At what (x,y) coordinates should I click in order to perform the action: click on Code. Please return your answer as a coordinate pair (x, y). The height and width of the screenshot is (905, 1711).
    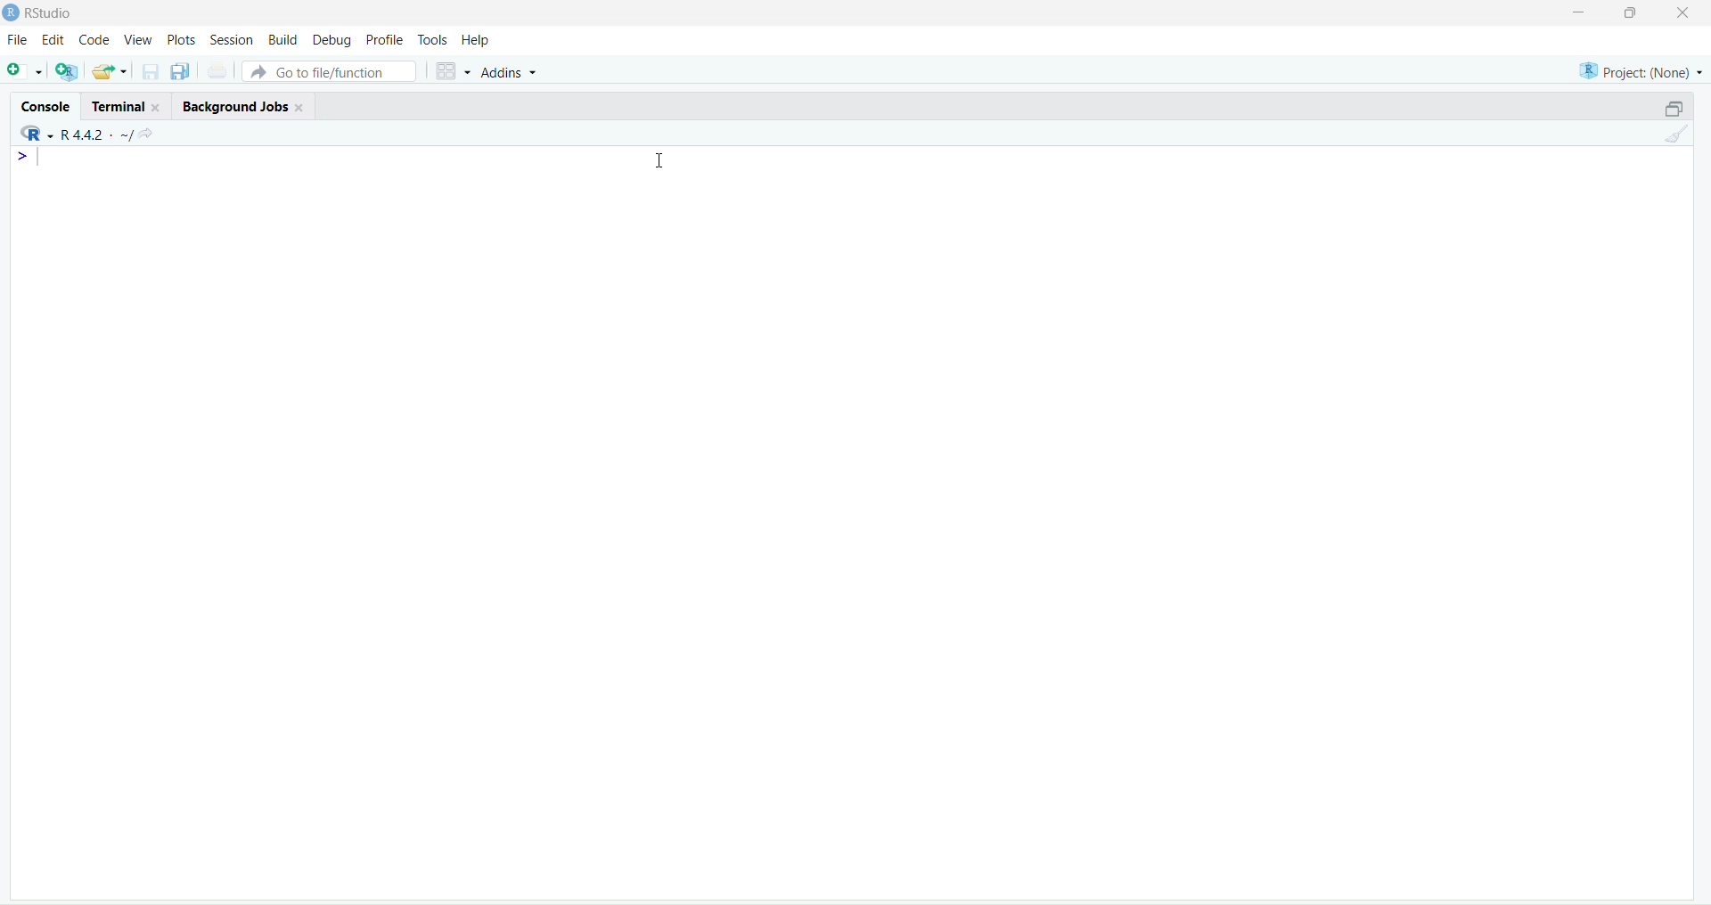
    Looking at the image, I should click on (94, 39).